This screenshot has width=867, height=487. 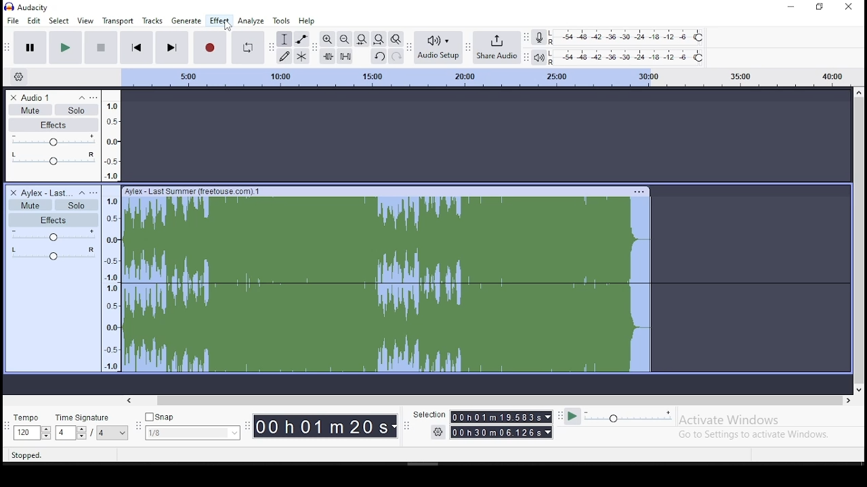 What do you see at coordinates (302, 57) in the screenshot?
I see `multi tool` at bounding box center [302, 57].